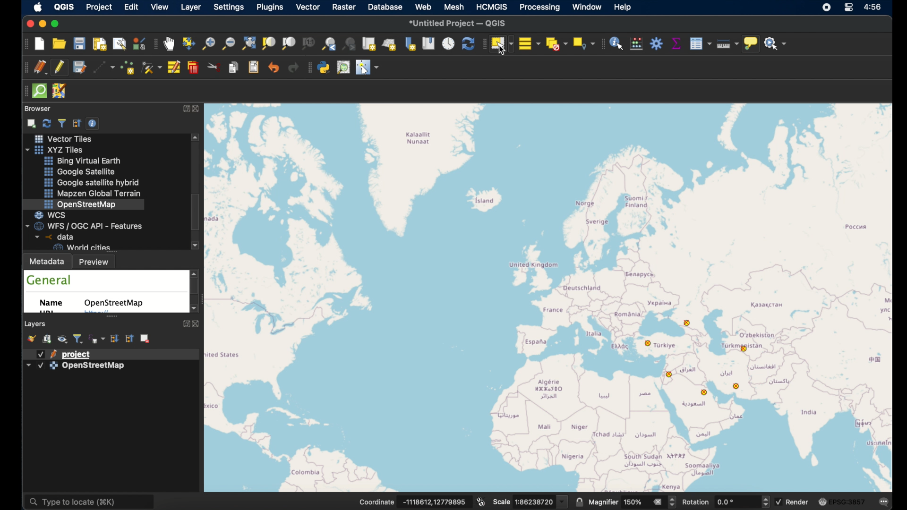 This screenshot has height=510, width=907. Describe the element at coordinates (24, 68) in the screenshot. I see `digitizing toolbar` at that location.